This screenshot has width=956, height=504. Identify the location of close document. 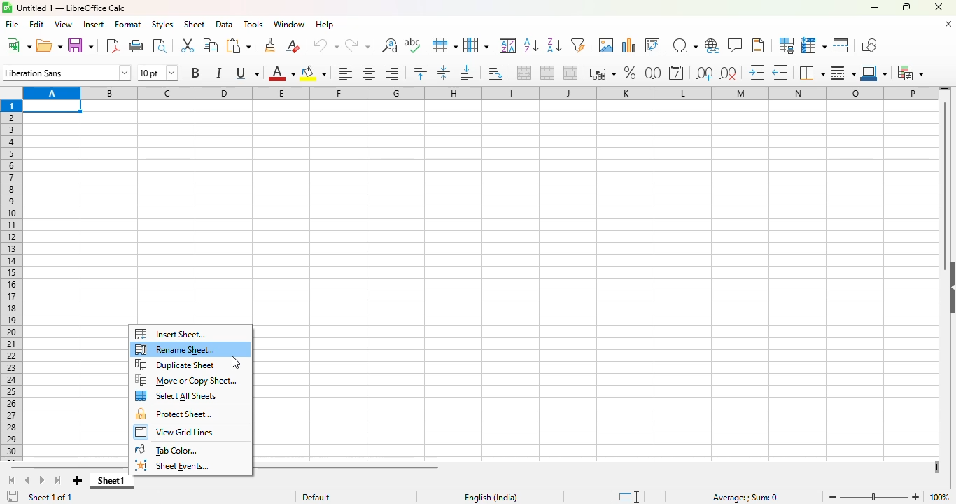
(948, 24).